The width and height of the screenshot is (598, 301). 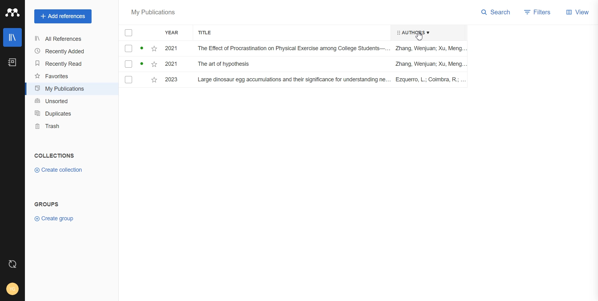 What do you see at coordinates (68, 39) in the screenshot?
I see `All References` at bounding box center [68, 39].